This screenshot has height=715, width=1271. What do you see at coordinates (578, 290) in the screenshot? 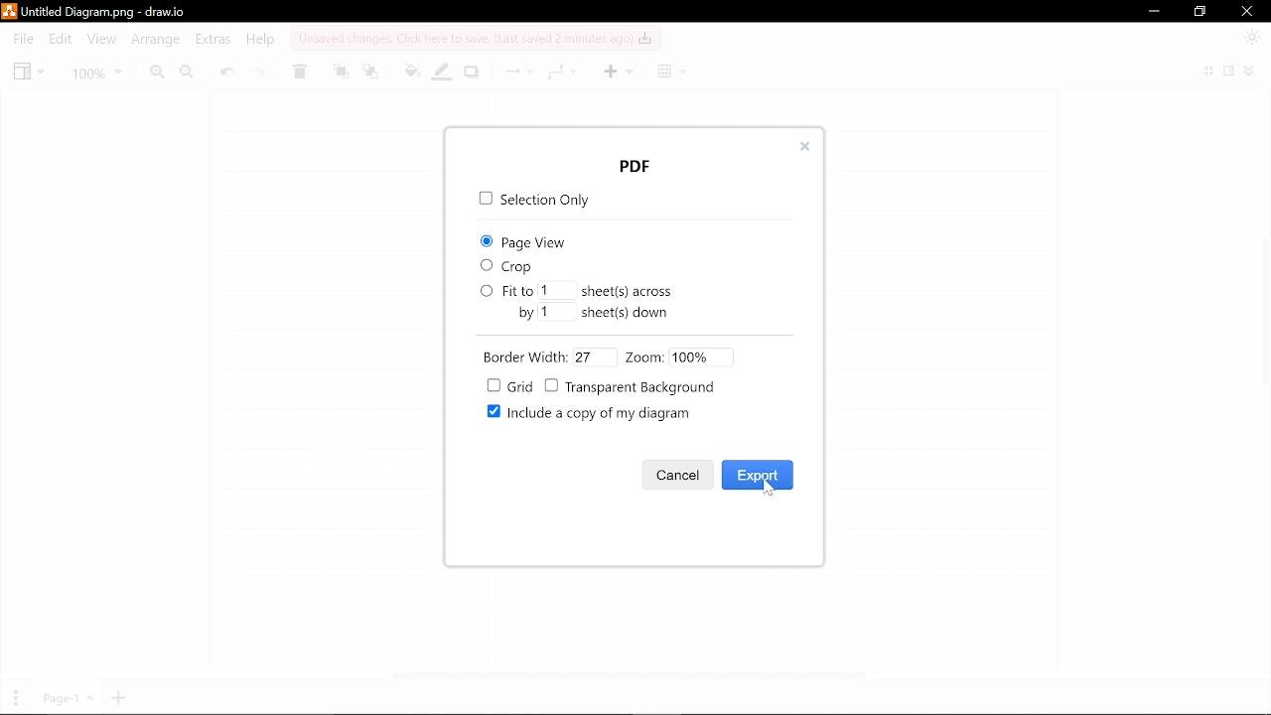
I see `Fit to number of sheet(s) across` at bounding box center [578, 290].